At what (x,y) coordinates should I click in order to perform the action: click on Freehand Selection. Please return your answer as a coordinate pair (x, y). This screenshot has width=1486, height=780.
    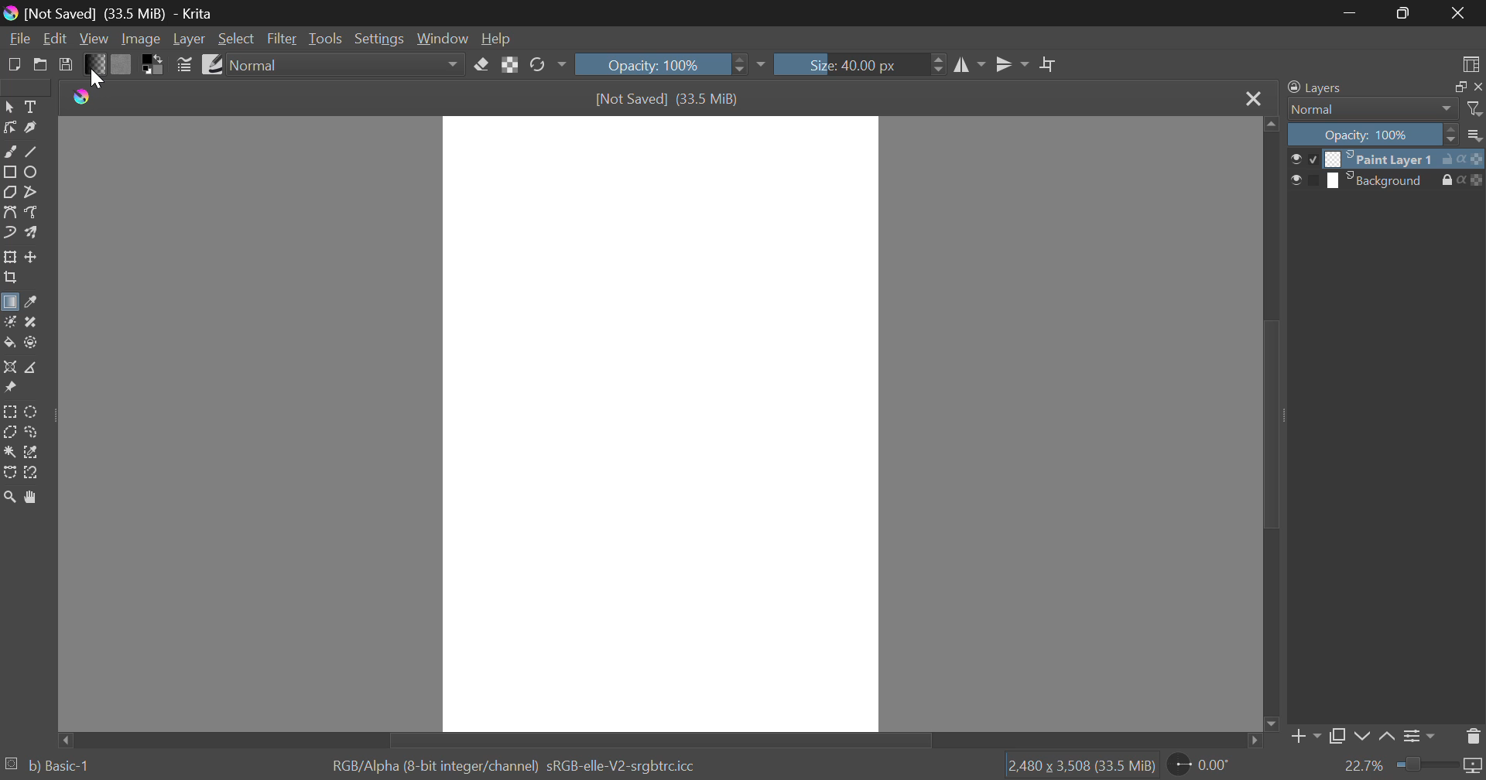
    Looking at the image, I should click on (32, 432).